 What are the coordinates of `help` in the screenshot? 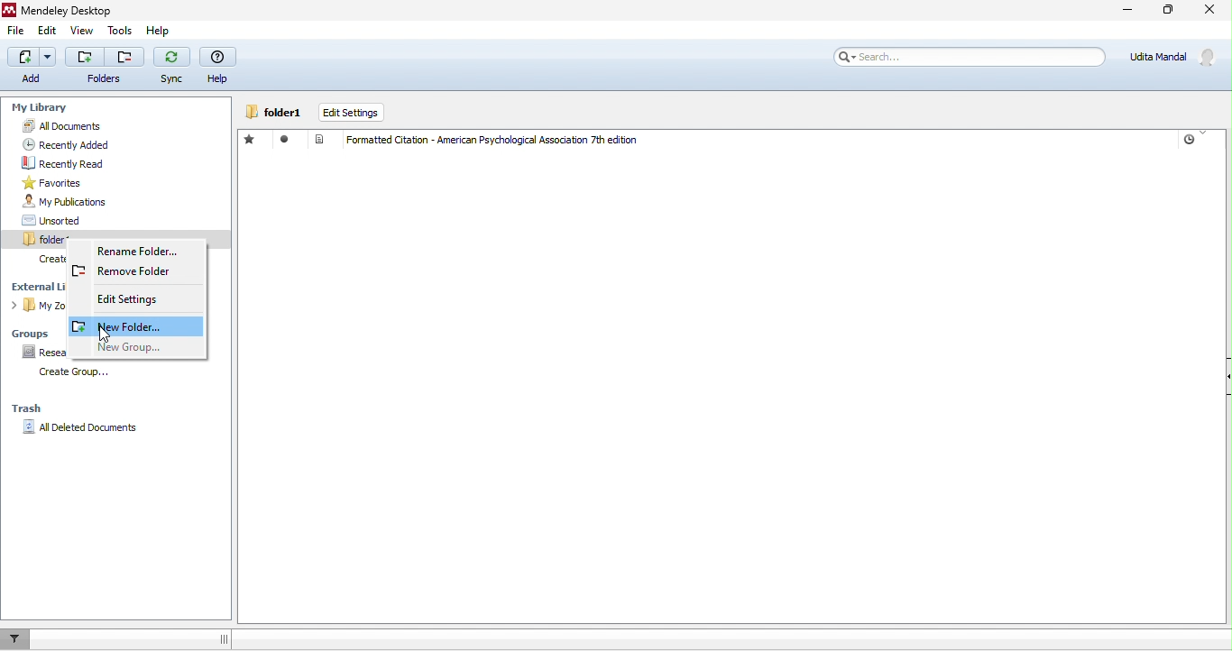 It's located at (218, 66).